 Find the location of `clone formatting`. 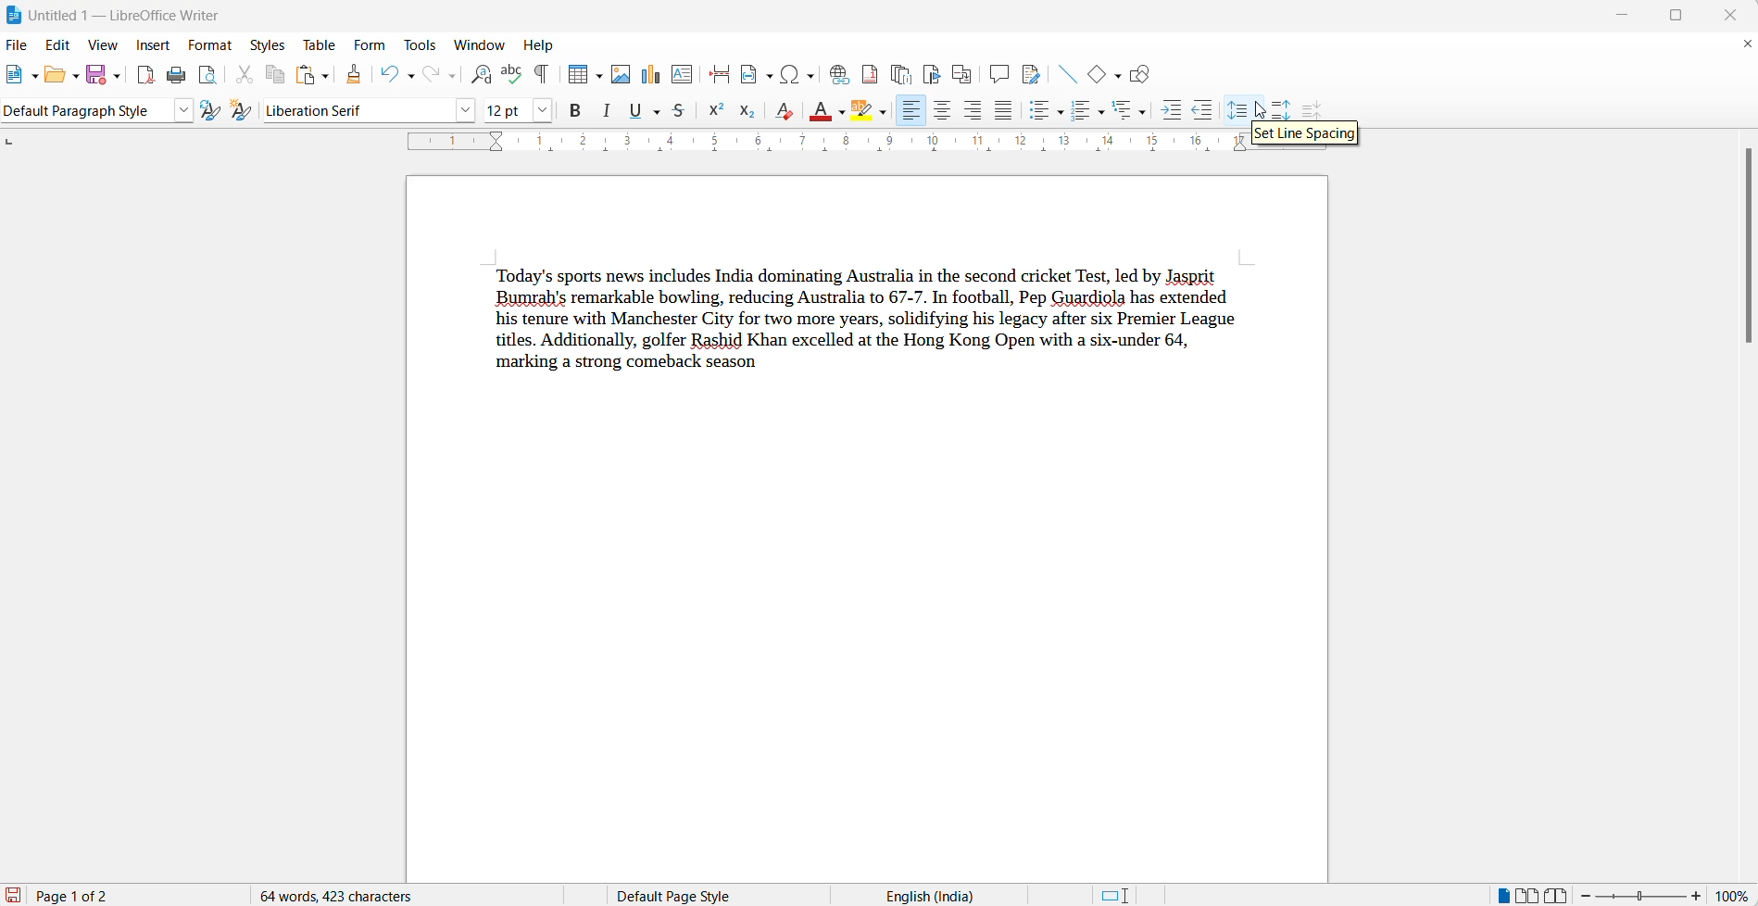

clone formatting is located at coordinates (358, 76).